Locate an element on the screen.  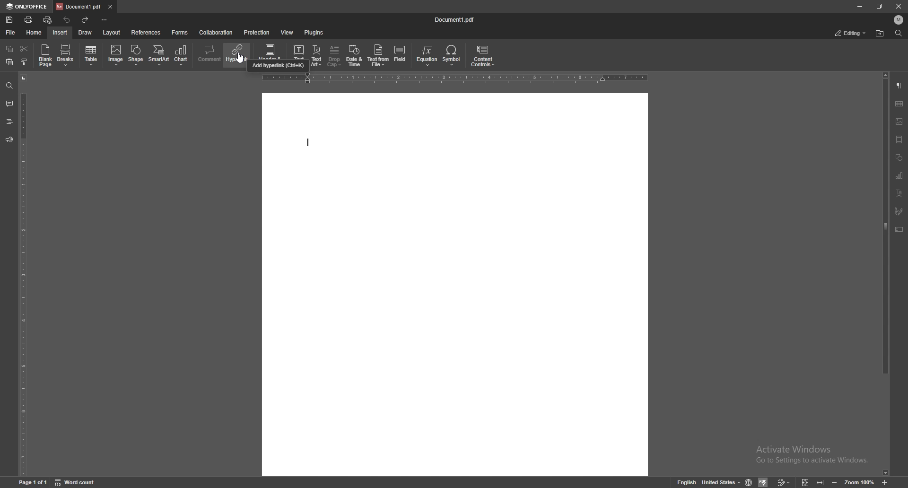
headings is located at coordinates (9, 122).